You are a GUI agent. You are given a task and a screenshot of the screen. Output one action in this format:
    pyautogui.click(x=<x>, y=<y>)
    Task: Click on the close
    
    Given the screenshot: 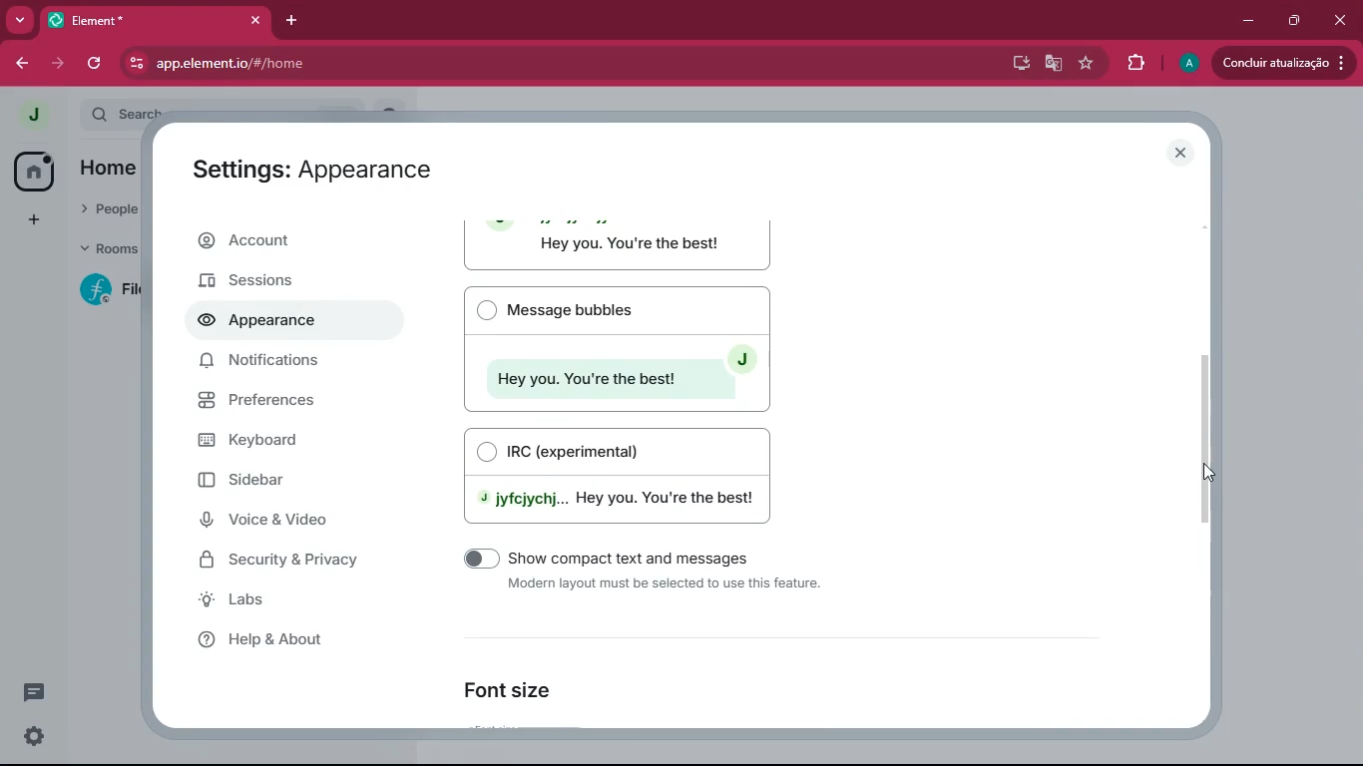 What is the action you would take?
    pyautogui.click(x=1338, y=20)
    